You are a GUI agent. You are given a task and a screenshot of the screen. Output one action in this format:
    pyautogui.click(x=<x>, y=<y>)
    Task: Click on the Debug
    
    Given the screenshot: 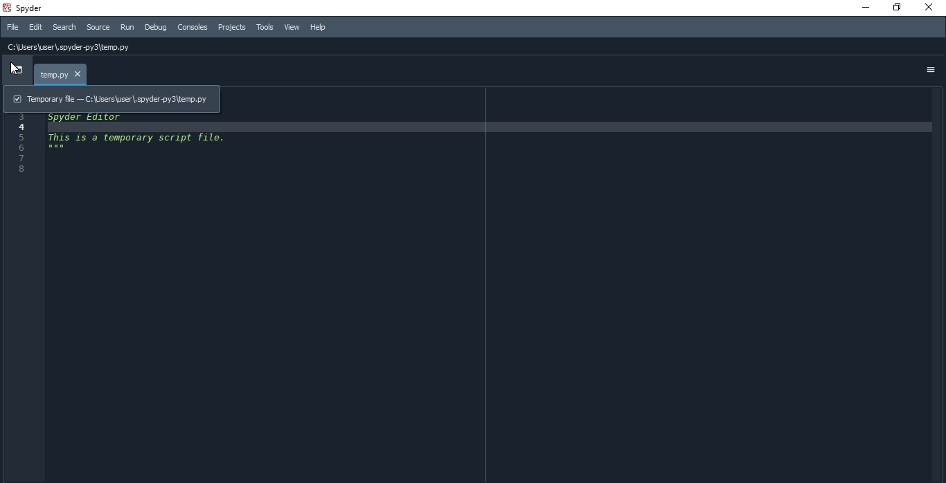 What is the action you would take?
    pyautogui.click(x=156, y=28)
    